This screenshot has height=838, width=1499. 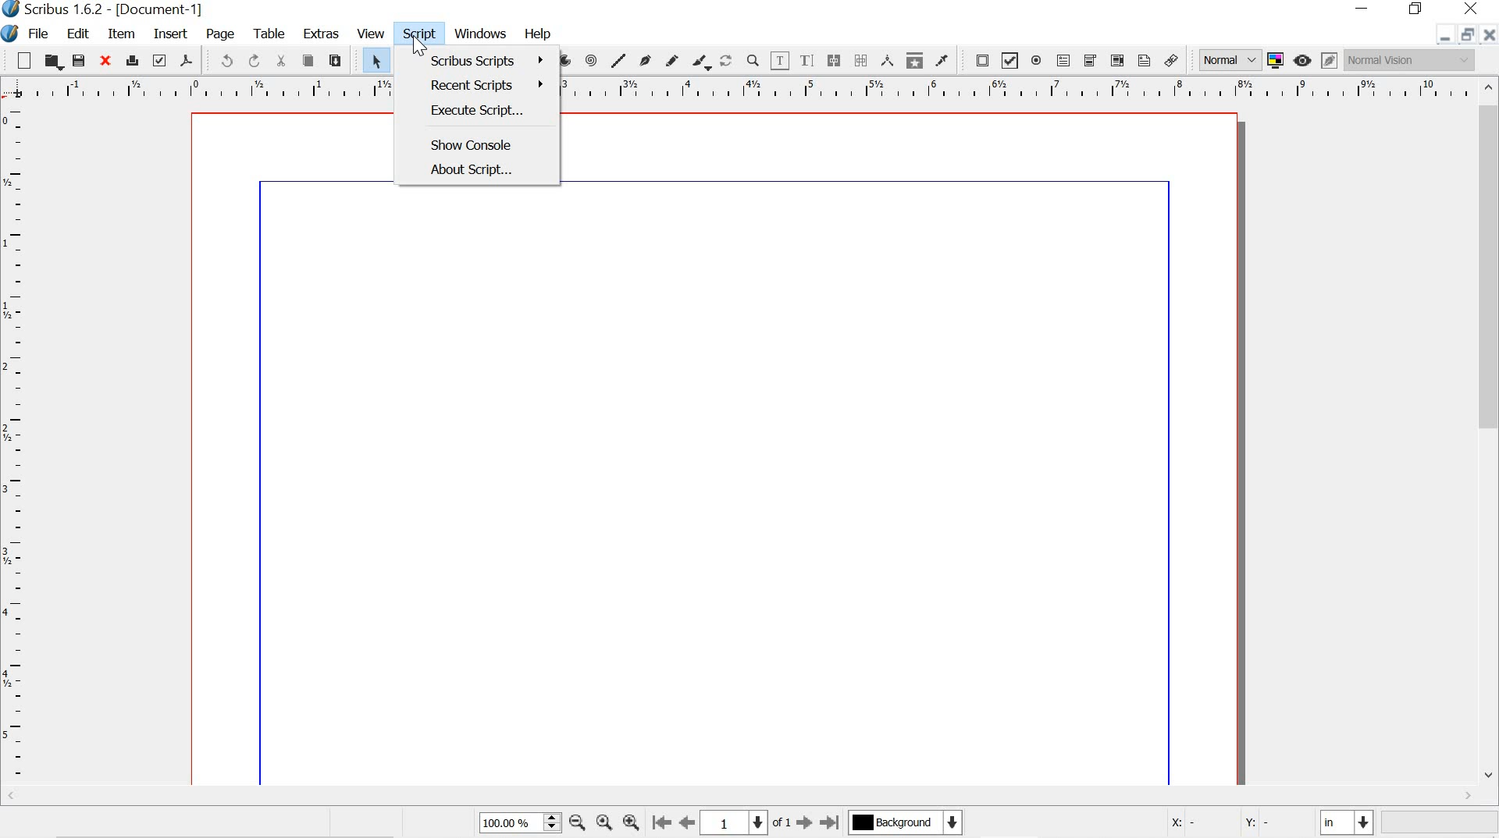 What do you see at coordinates (831, 823) in the screenshot?
I see `Last page` at bounding box center [831, 823].